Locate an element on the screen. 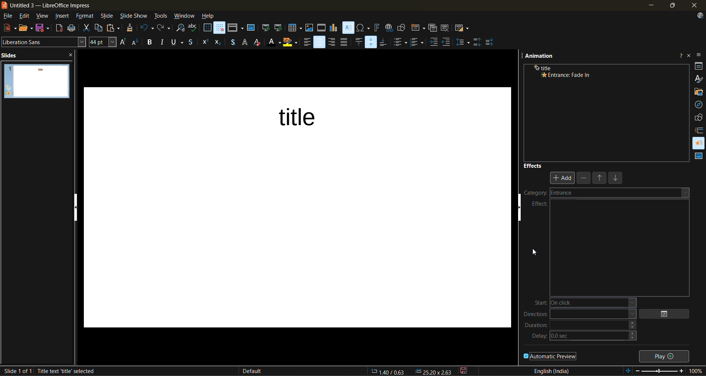 This screenshot has width=706, height=376. vertical scroll bar is located at coordinates (514, 201).